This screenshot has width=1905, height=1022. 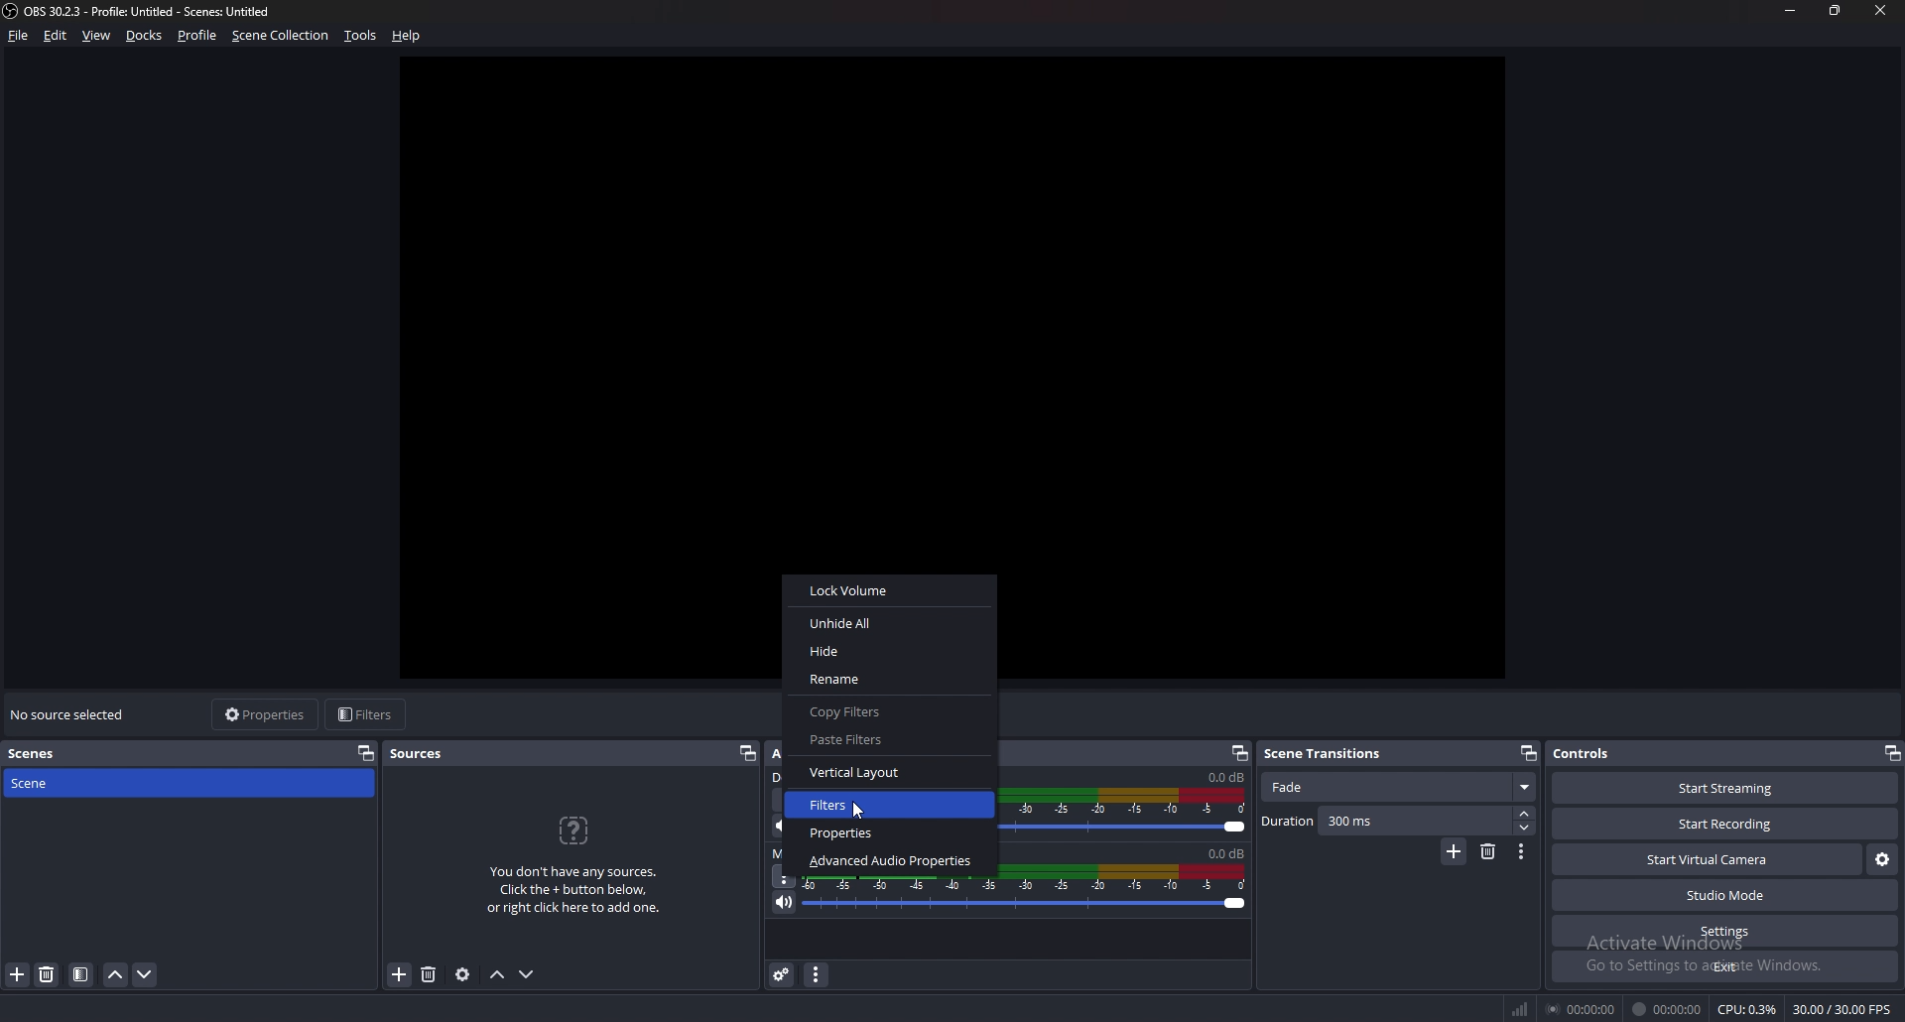 I want to click on scene transitions, so click(x=1330, y=755).